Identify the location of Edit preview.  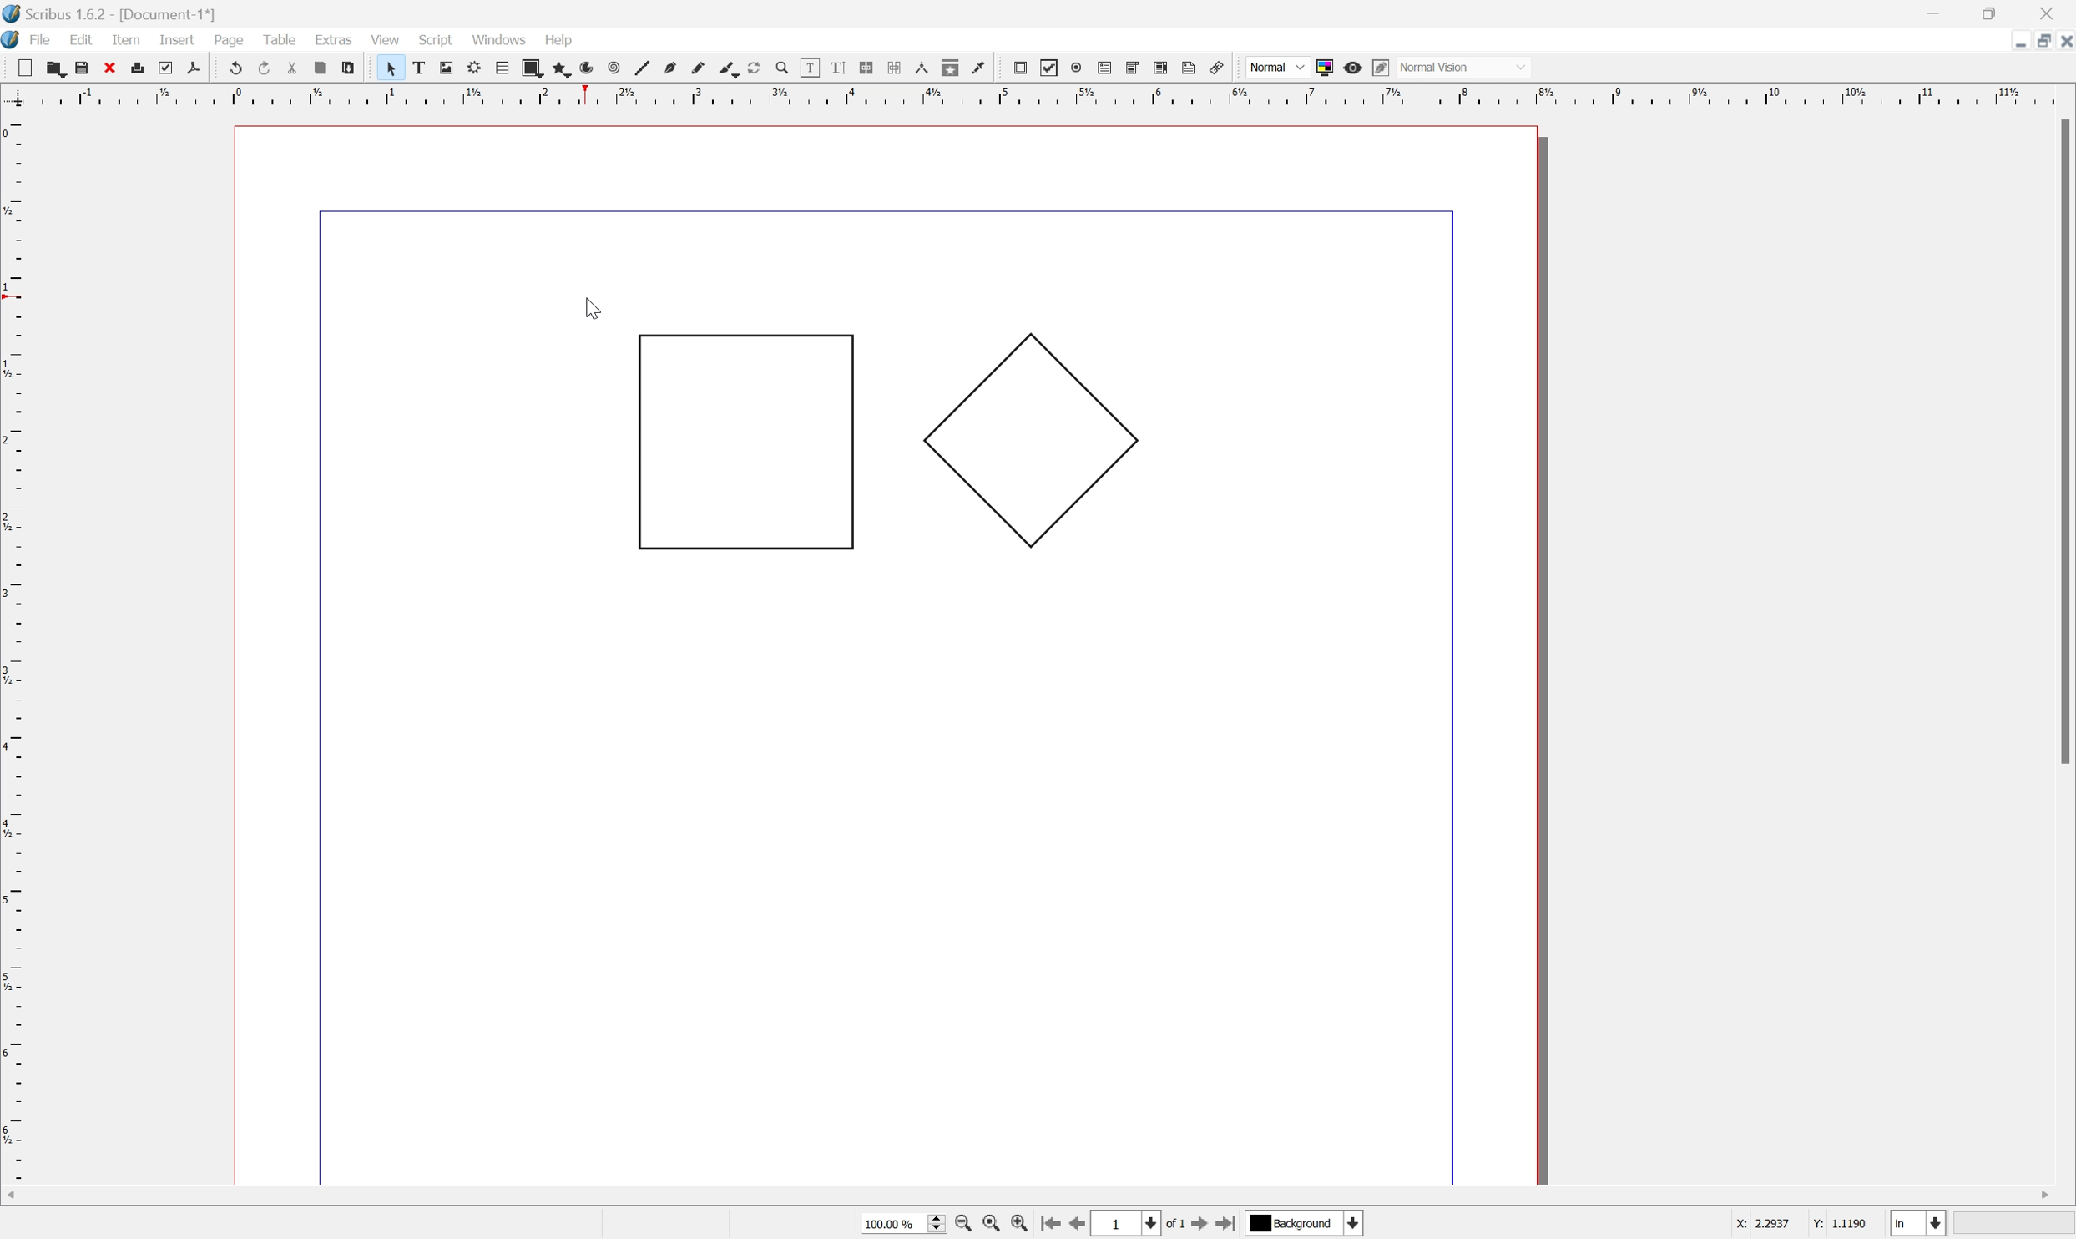
(1380, 67).